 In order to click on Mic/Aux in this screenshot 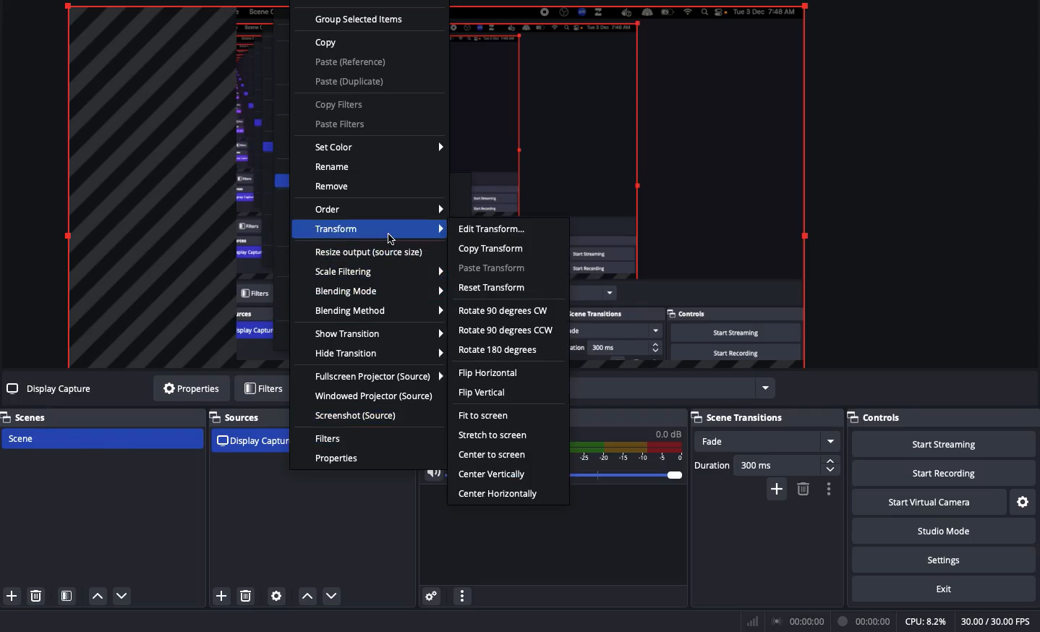, I will do `click(628, 444)`.